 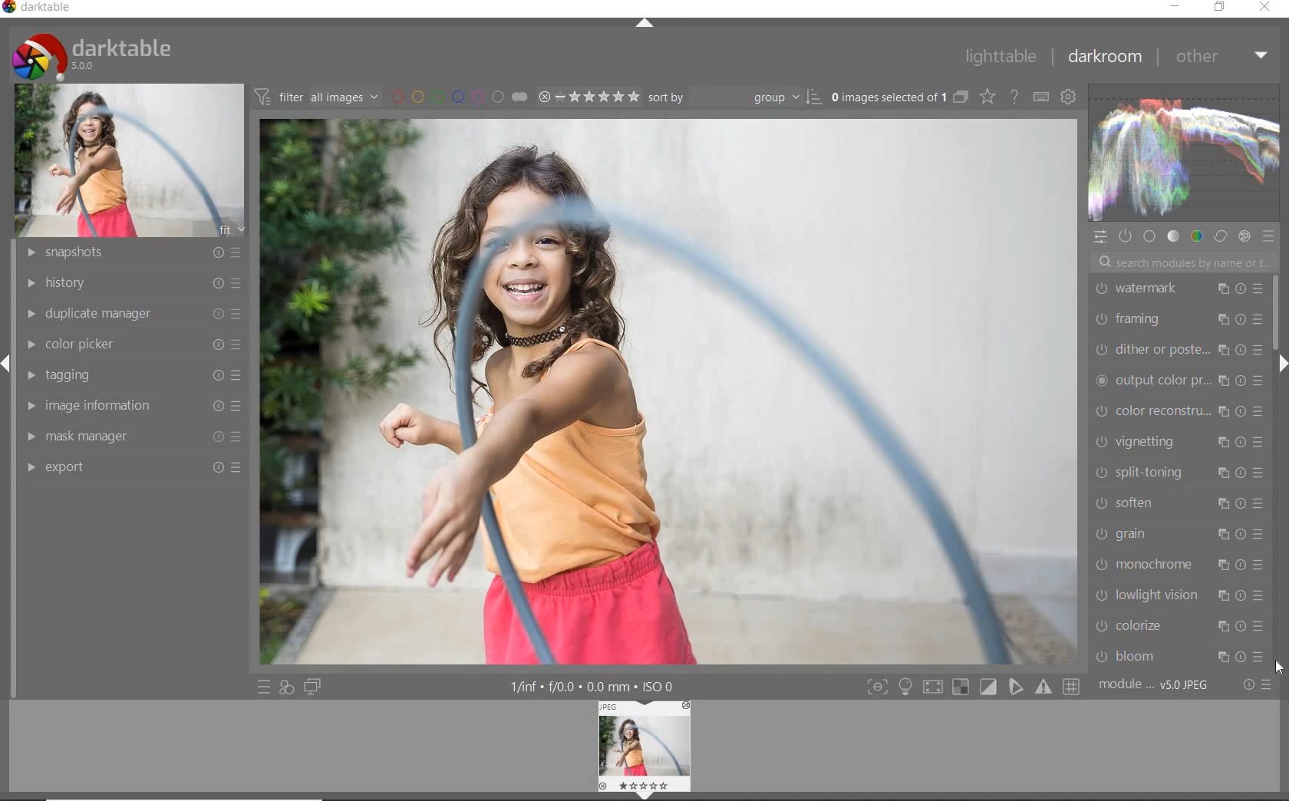 What do you see at coordinates (1280, 669) in the screenshot?
I see `CURSOR` at bounding box center [1280, 669].